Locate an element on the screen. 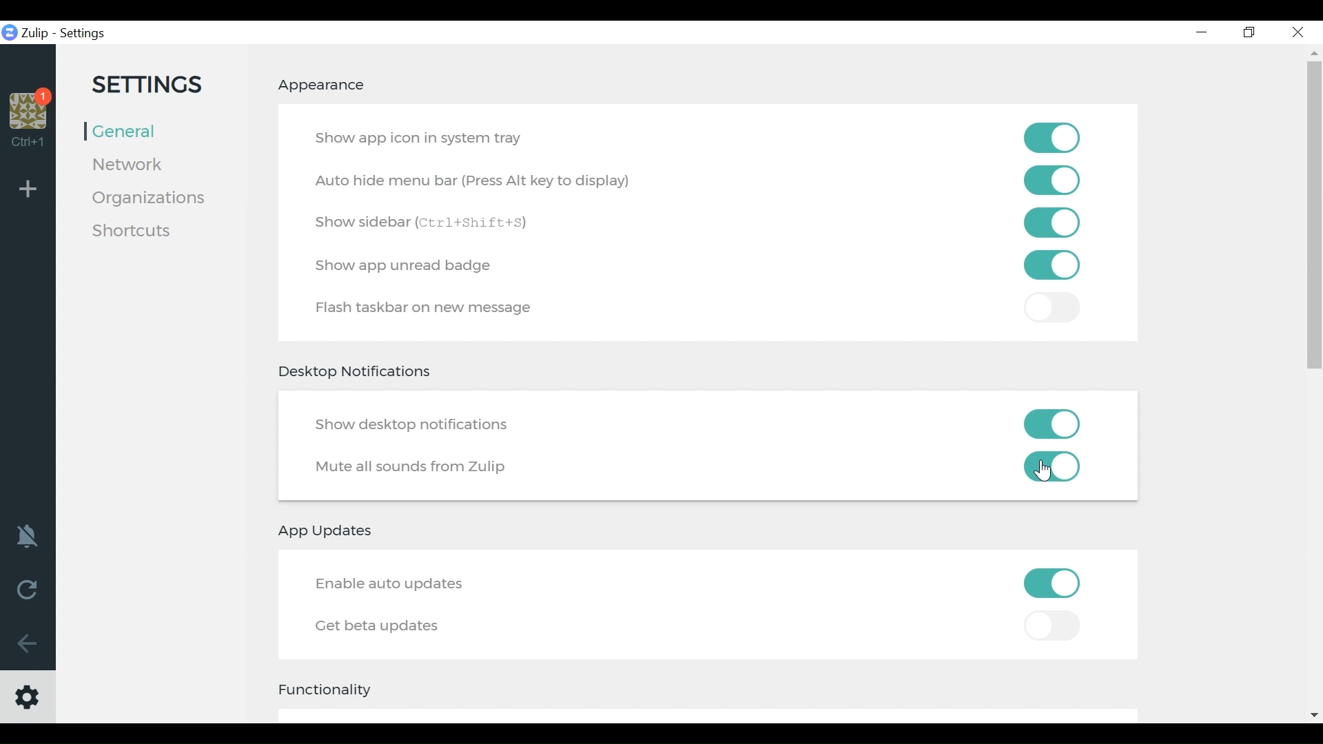  Appearance is located at coordinates (324, 85).